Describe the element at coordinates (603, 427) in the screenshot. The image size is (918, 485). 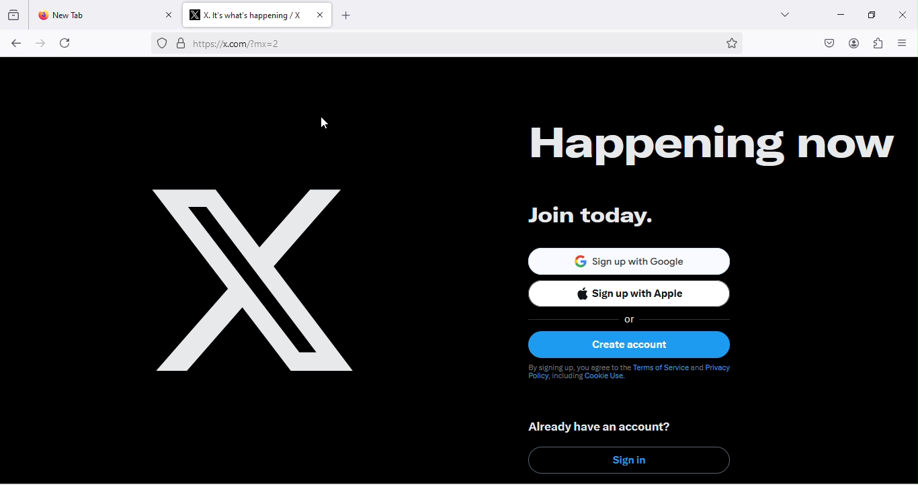
I see `already have an account` at that location.